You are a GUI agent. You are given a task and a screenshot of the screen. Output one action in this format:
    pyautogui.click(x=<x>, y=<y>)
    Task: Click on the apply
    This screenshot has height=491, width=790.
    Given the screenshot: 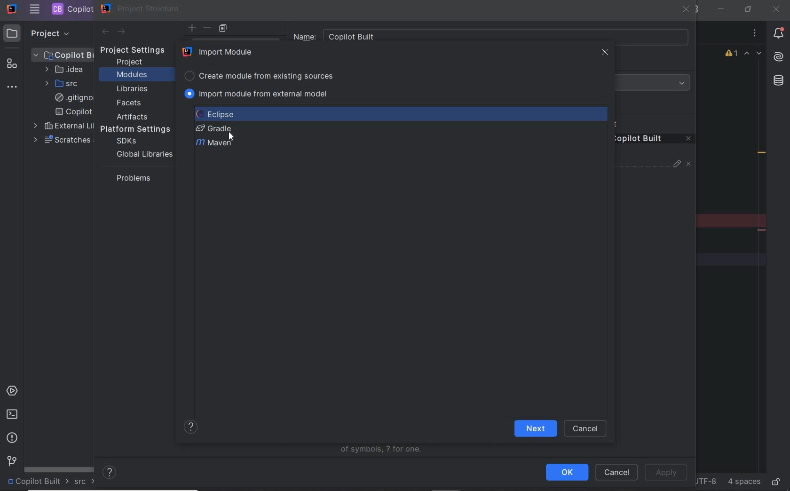 What is the action you would take?
    pyautogui.click(x=666, y=473)
    